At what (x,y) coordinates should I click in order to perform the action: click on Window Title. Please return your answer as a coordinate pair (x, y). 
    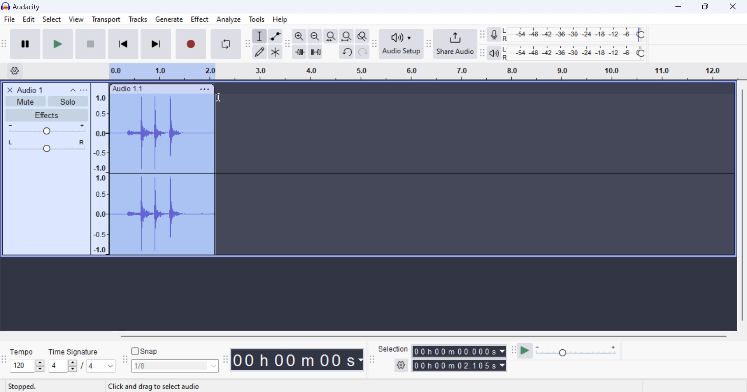
    Looking at the image, I should click on (25, 6).